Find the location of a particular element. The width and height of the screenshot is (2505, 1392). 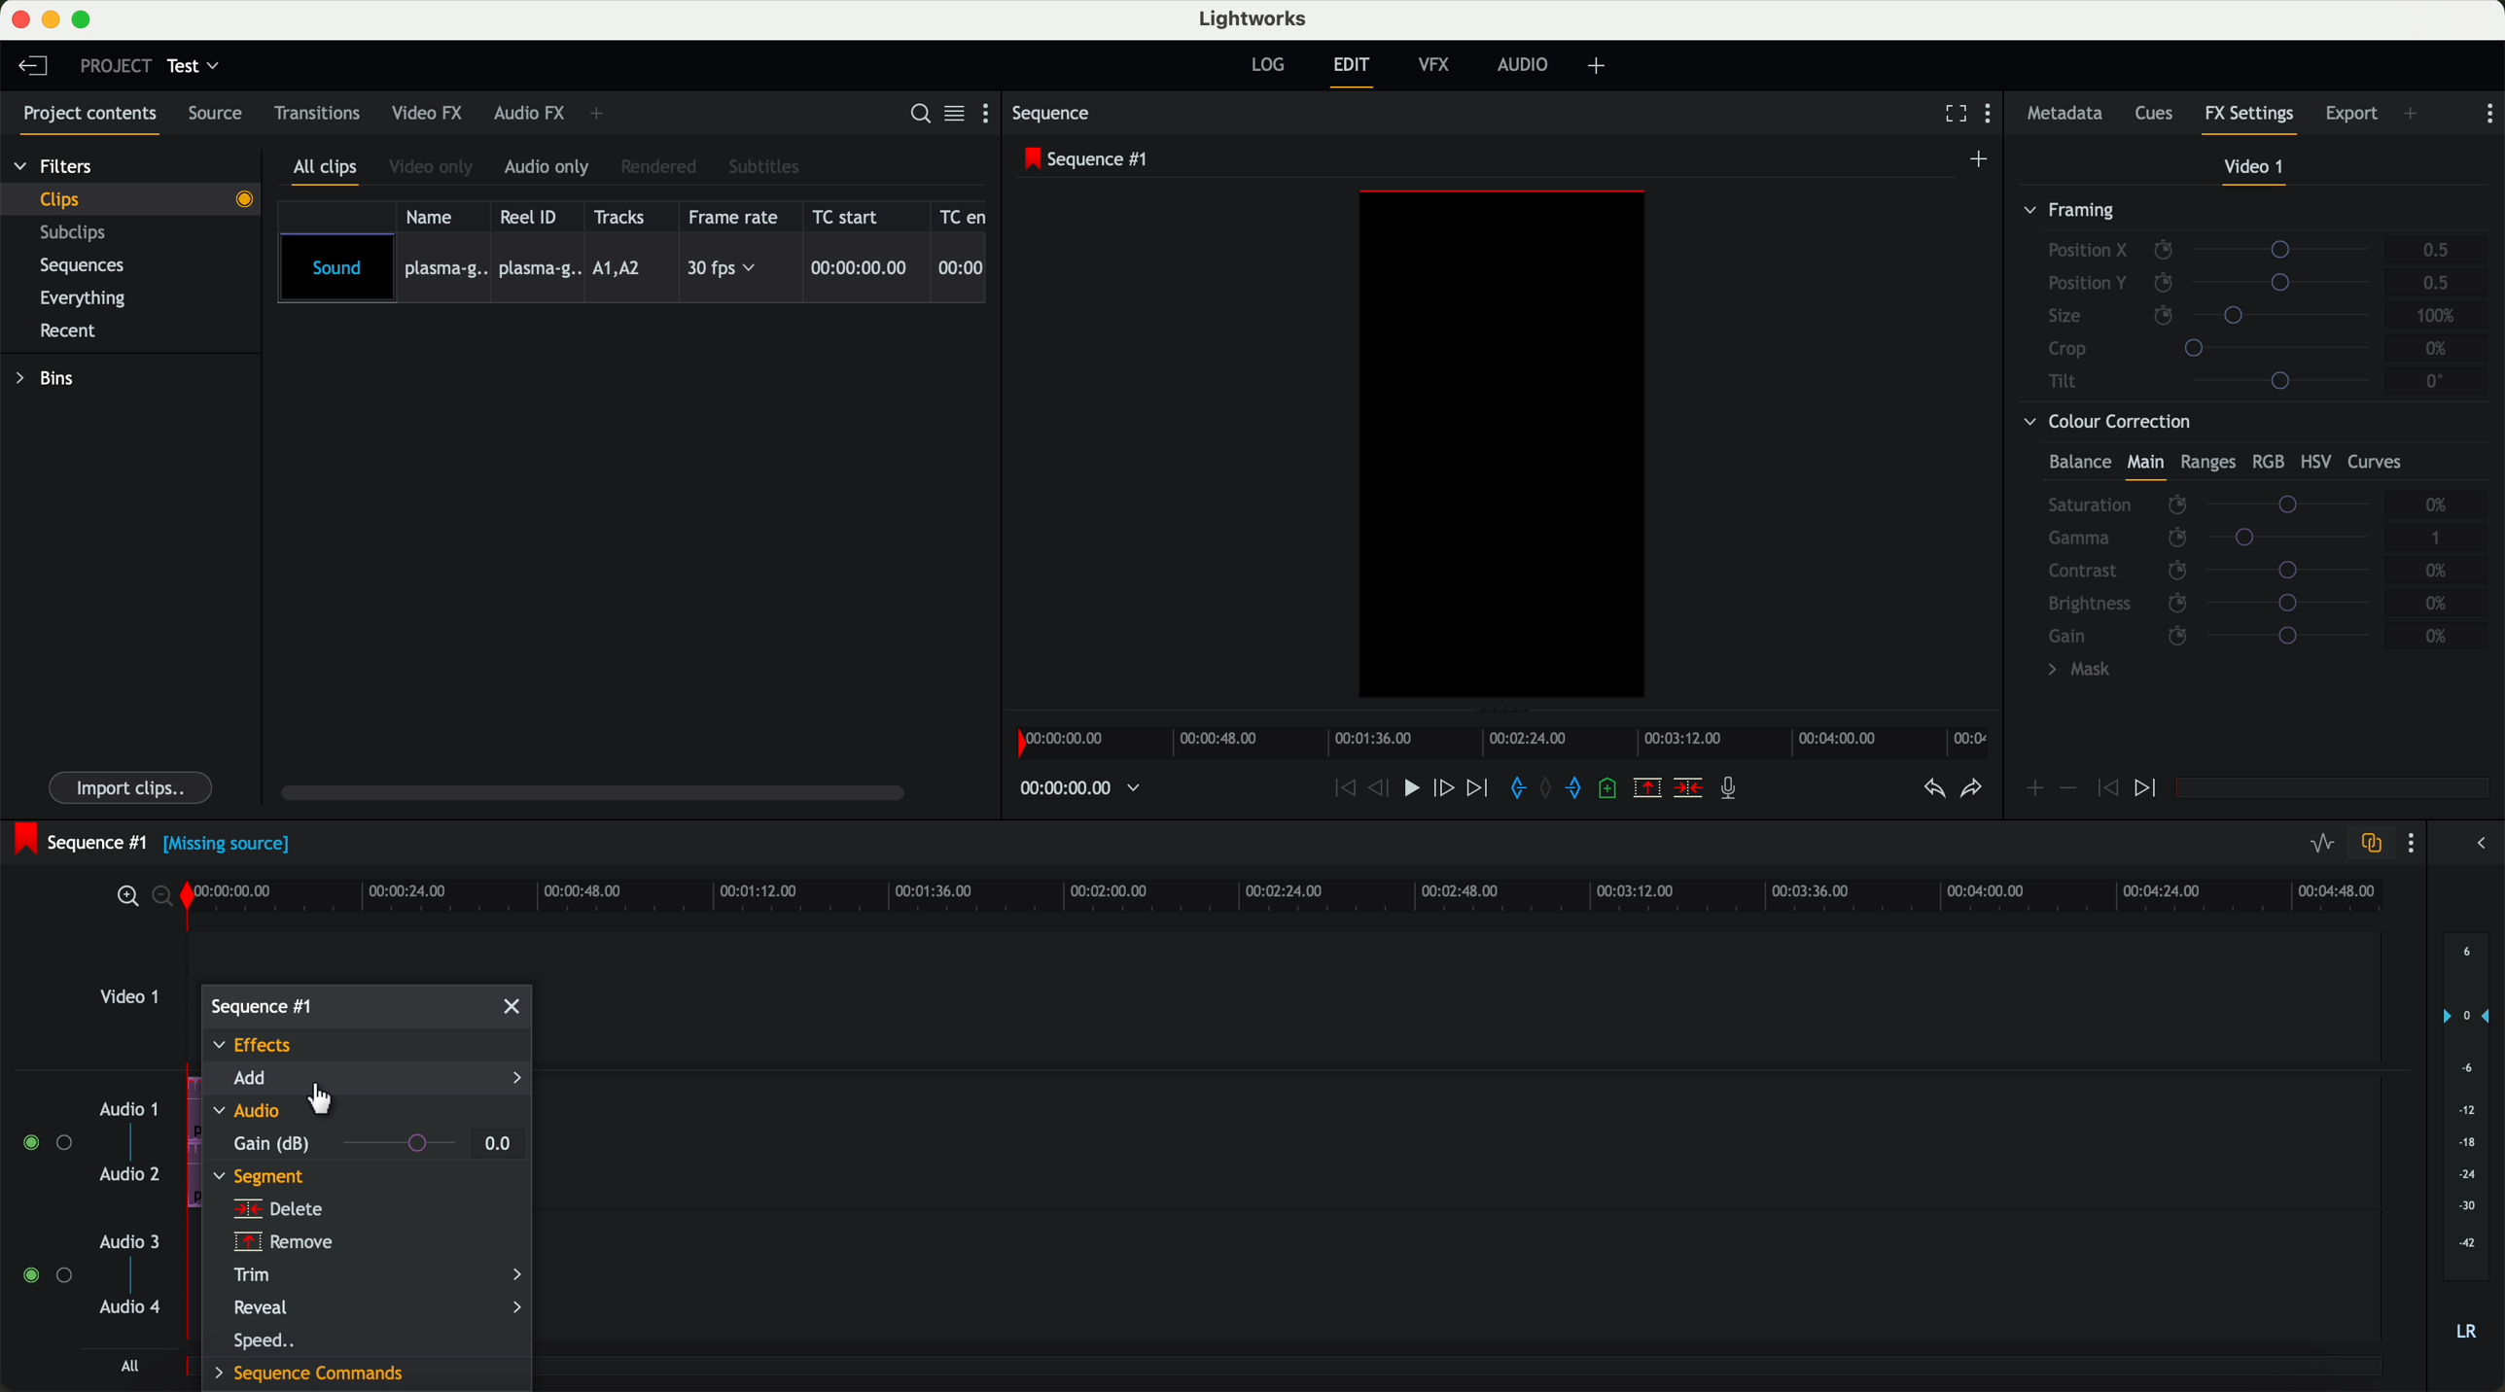

redo is located at coordinates (1969, 791).